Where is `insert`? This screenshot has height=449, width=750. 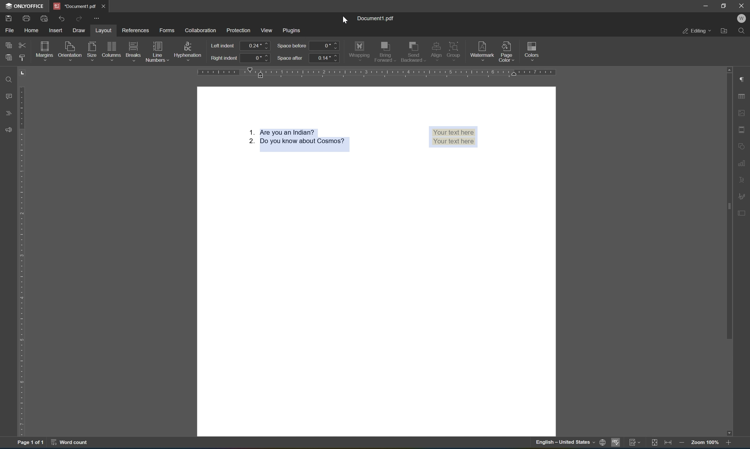 insert is located at coordinates (57, 30).